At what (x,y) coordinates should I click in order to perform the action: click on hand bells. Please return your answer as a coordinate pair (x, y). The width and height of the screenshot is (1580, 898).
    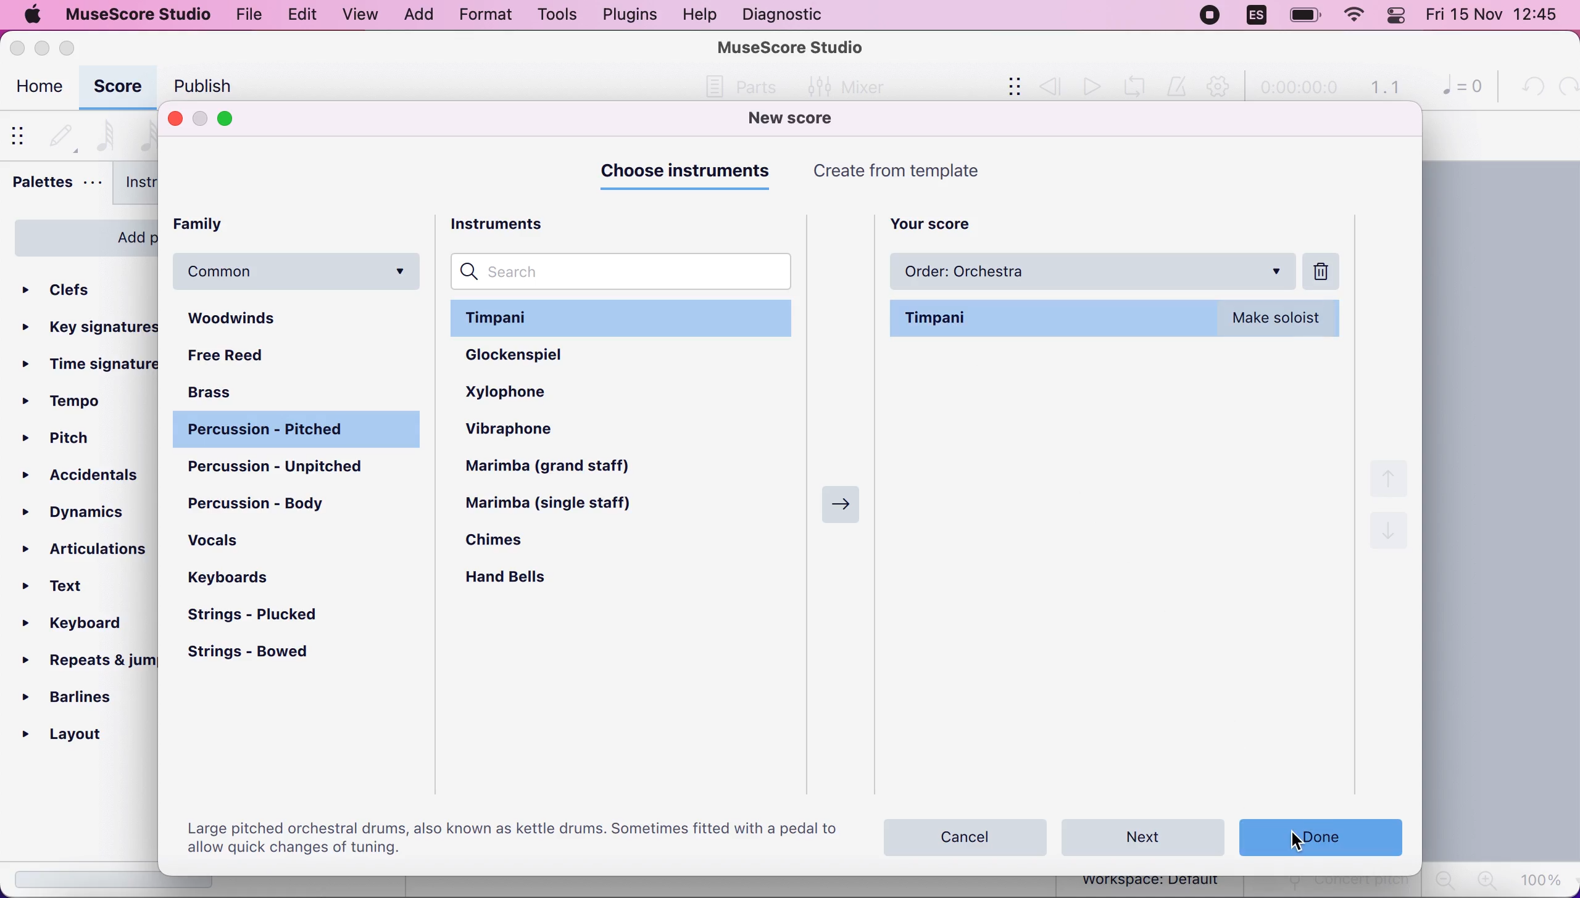
    Looking at the image, I should click on (518, 579).